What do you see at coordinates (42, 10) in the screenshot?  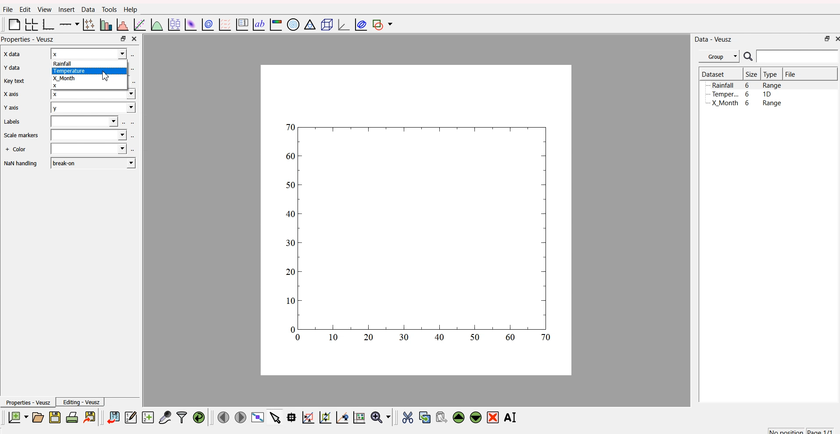 I see `View` at bounding box center [42, 10].